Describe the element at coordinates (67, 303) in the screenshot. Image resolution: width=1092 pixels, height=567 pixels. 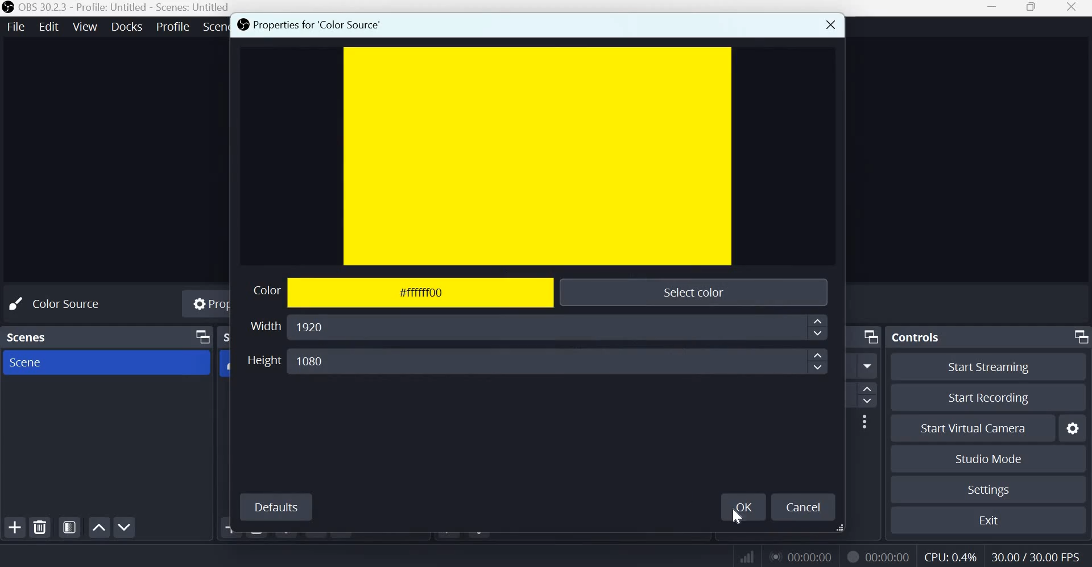
I see `No source selected` at that location.